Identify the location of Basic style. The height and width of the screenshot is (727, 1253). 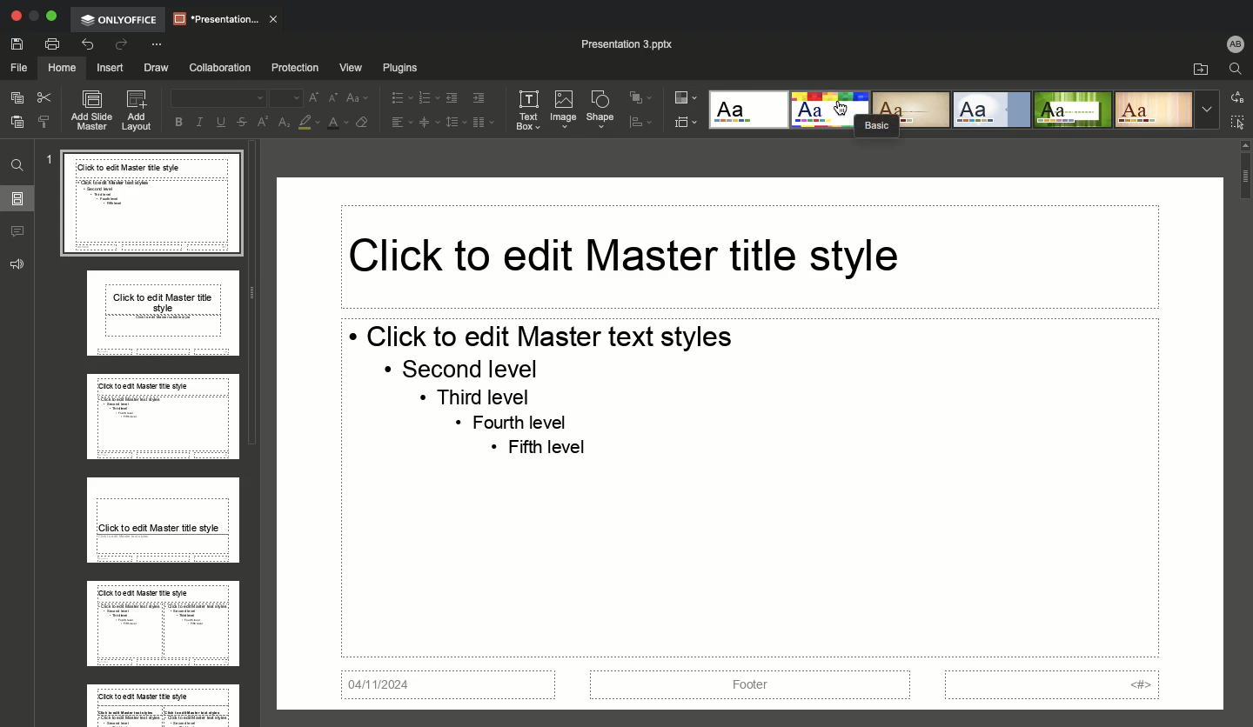
(823, 110).